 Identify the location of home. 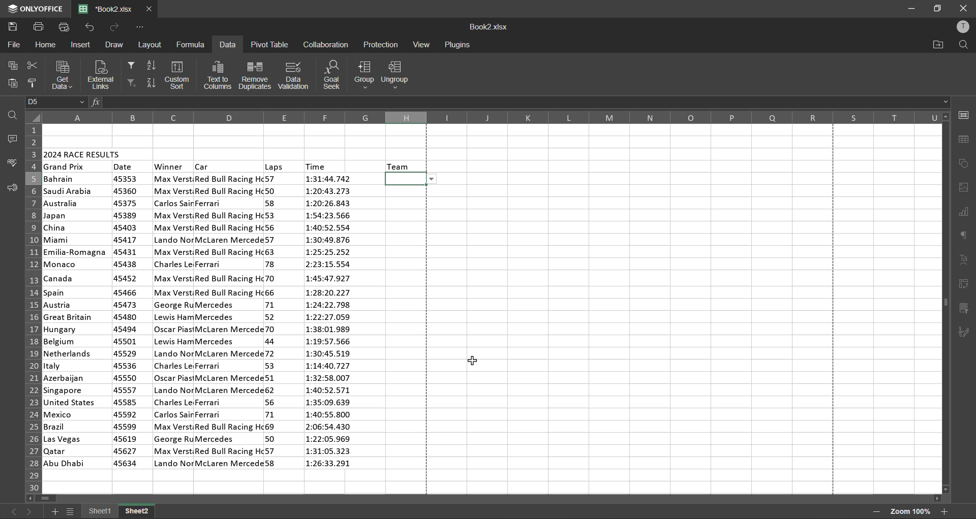
(46, 46).